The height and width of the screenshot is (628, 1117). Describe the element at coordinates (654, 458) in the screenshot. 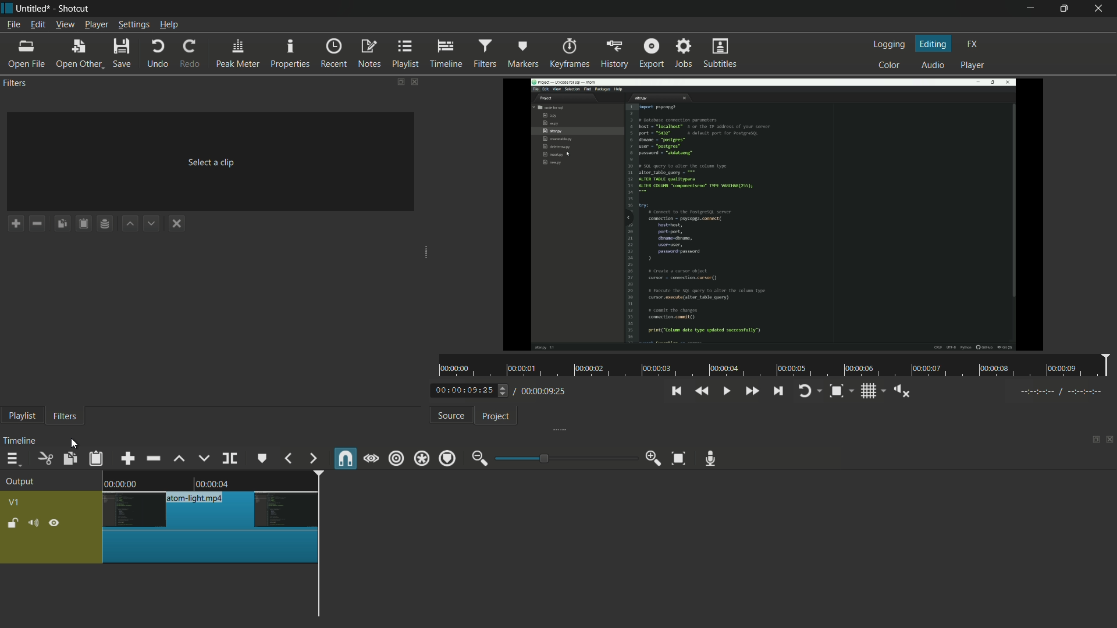

I see `zoom in` at that location.